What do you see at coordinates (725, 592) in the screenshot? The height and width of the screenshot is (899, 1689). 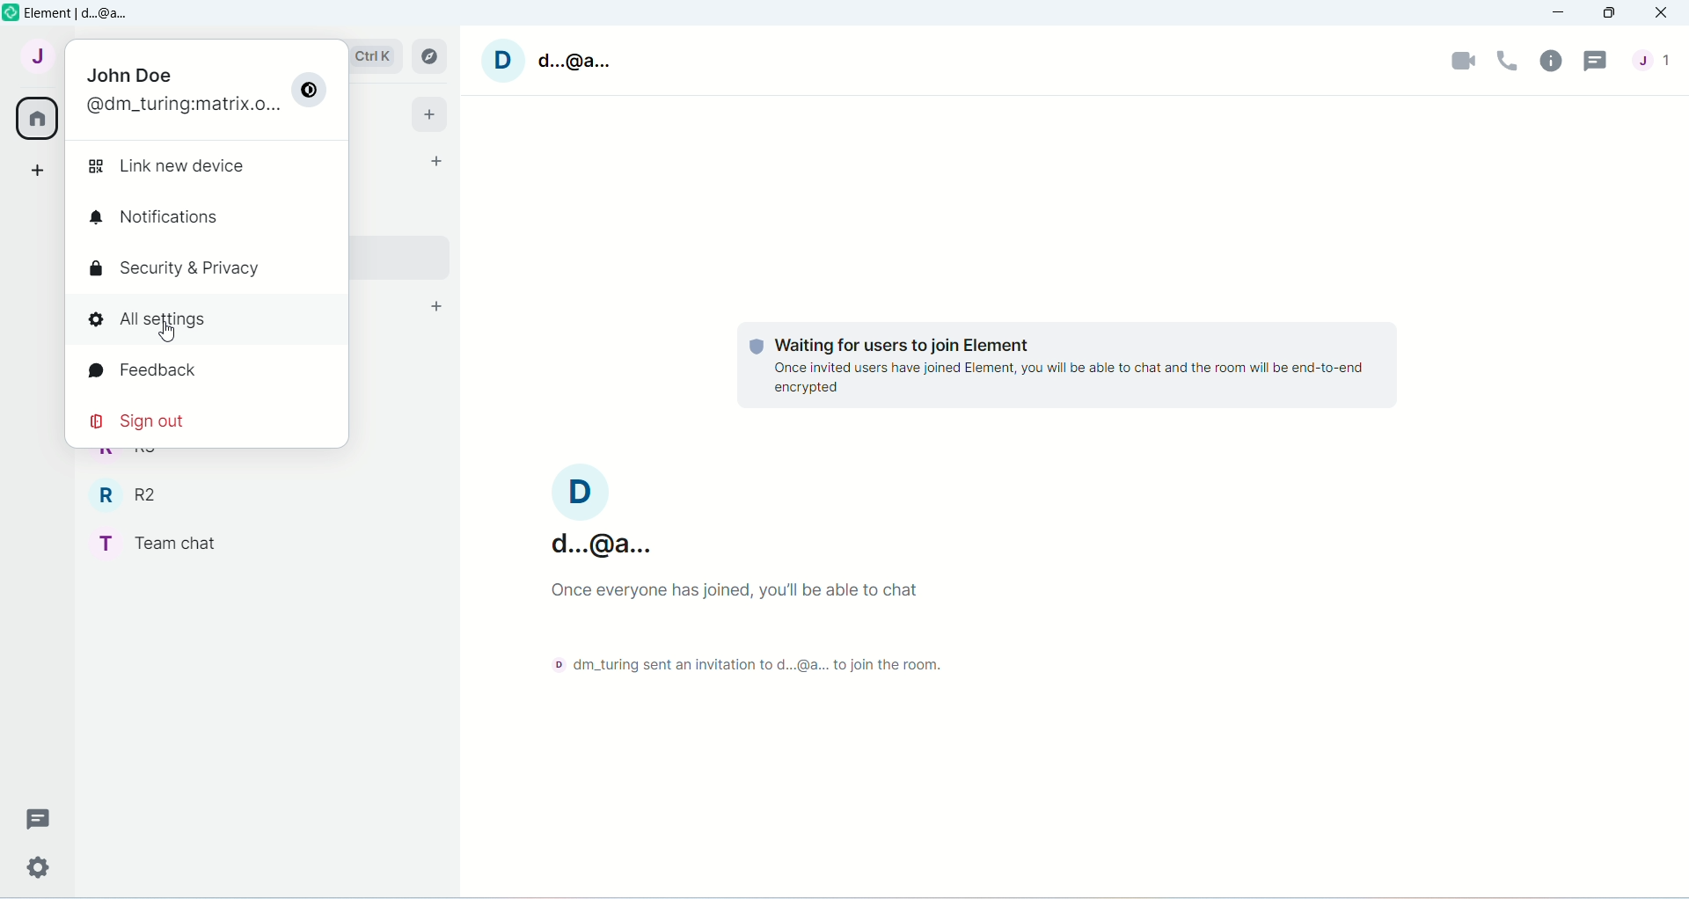 I see `once everyone has joined,you'll be able to chat` at bounding box center [725, 592].